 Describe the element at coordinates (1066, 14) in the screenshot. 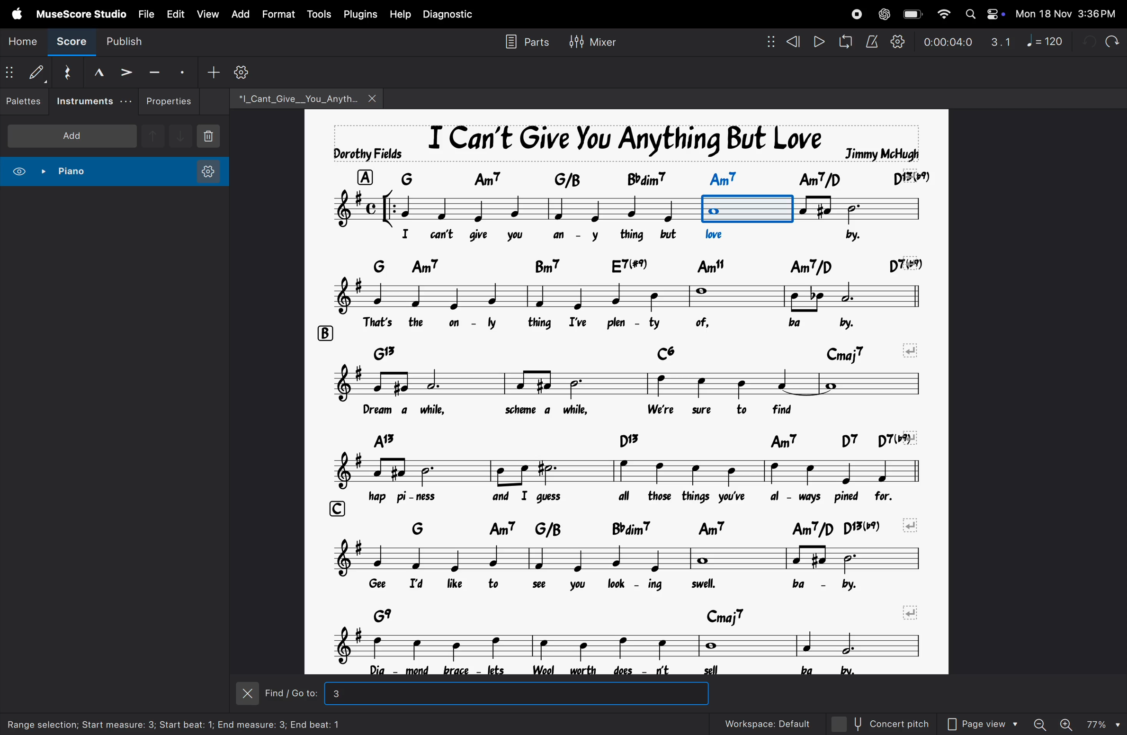

I see `date and time` at that location.